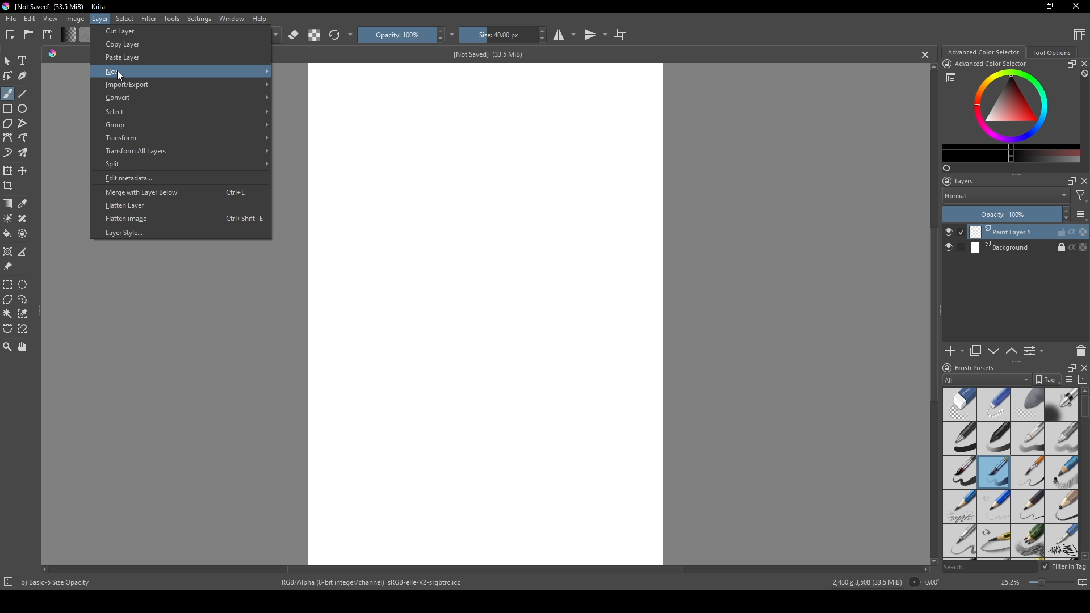 This screenshot has width=1090, height=613. Describe the element at coordinates (958, 506) in the screenshot. I see `pencil` at that location.